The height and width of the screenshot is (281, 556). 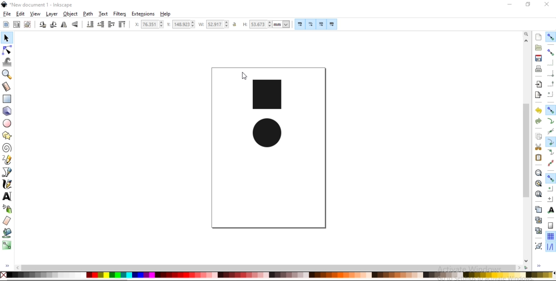 I want to click on group objects, so click(x=538, y=246).